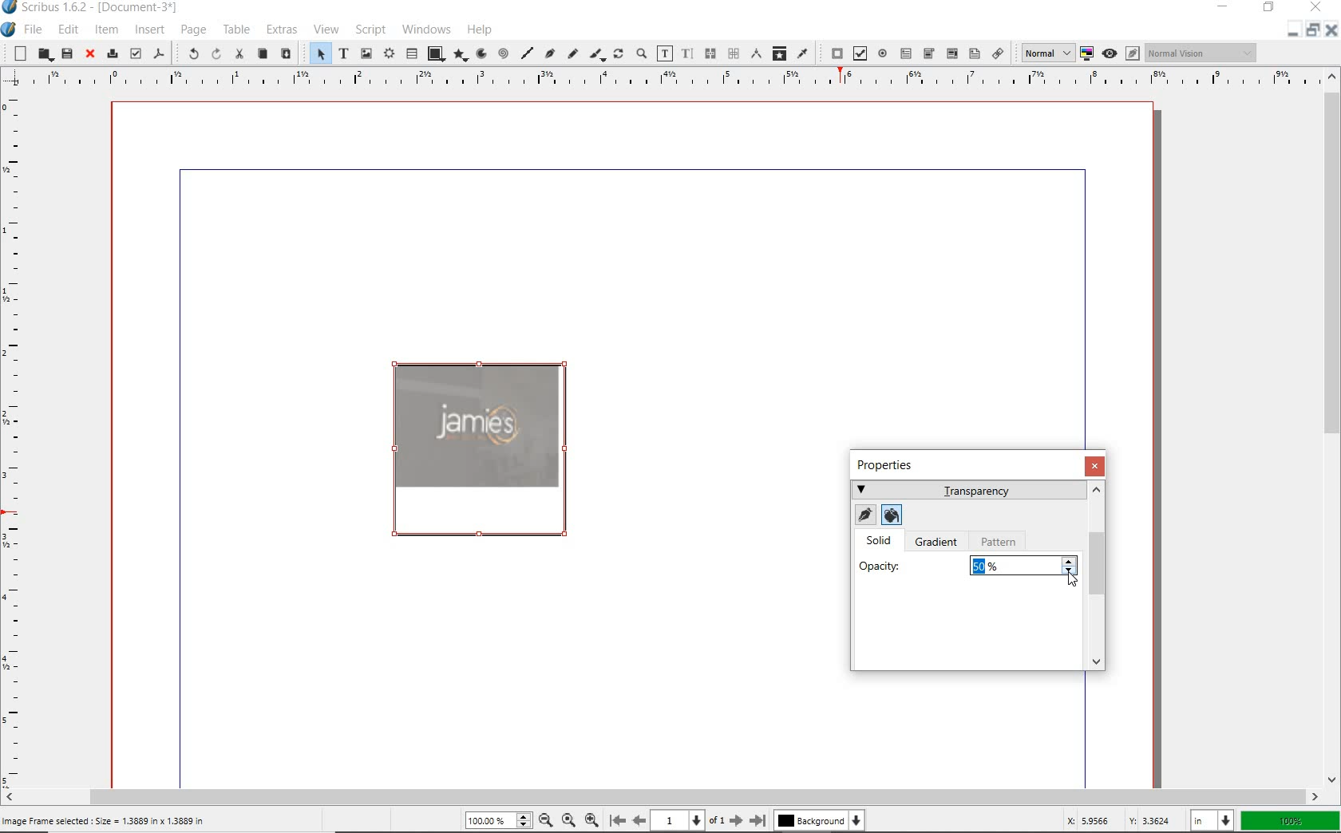  What do you see at coordinates (686, 53) in the screenshot?
I see `edit text with story editor` at bounding box center [686, 53].